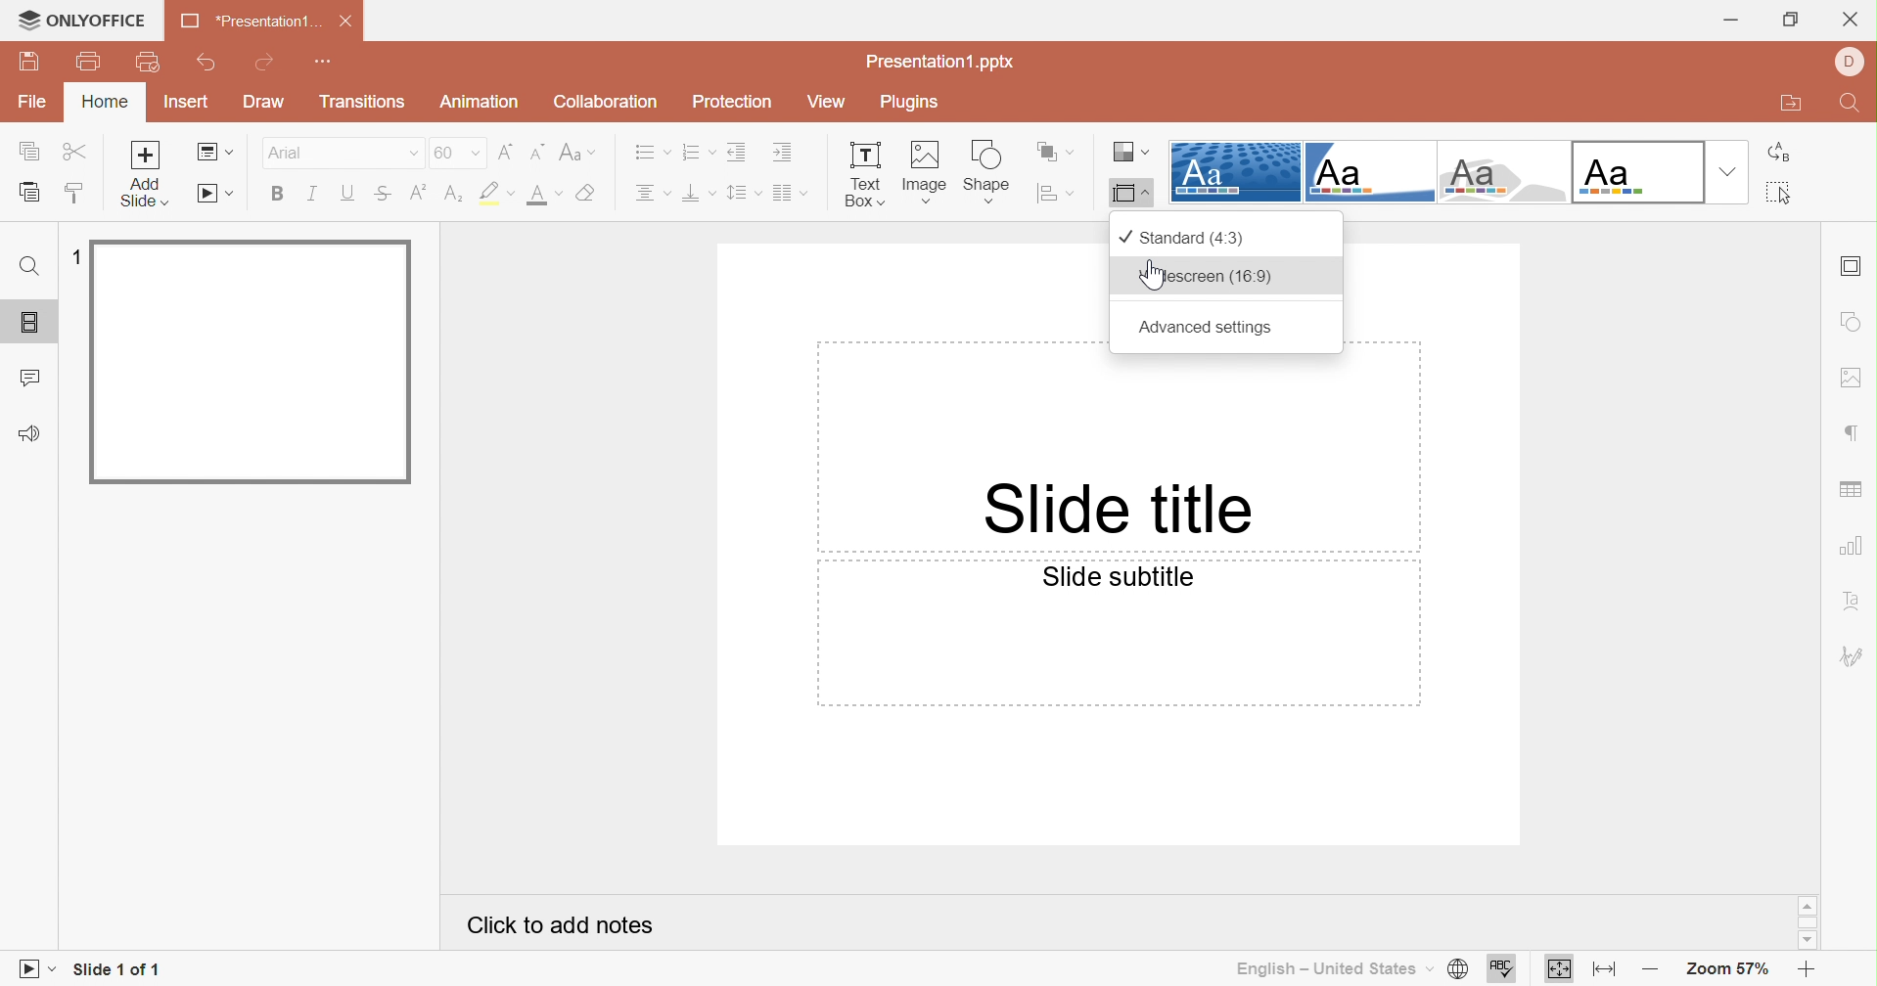  Describe the element at coordinates (453, 194) in the screenshot. I see `Subscript` at that location.